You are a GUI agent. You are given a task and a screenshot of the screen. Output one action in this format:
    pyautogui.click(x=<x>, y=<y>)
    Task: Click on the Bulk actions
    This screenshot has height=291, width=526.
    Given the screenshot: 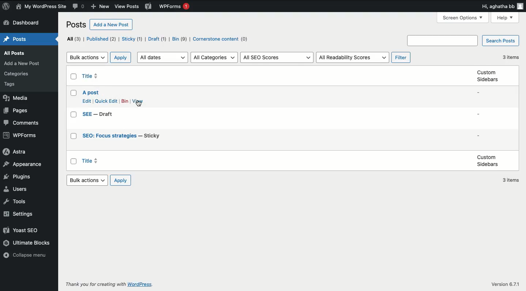 What is the action you would take?
    pyautogui.click(x=89, y=180)
    